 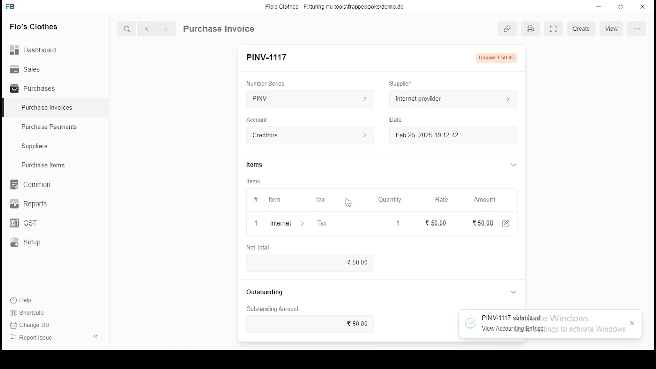 I want to click on Shortcuts, so click(x=31, y=313).